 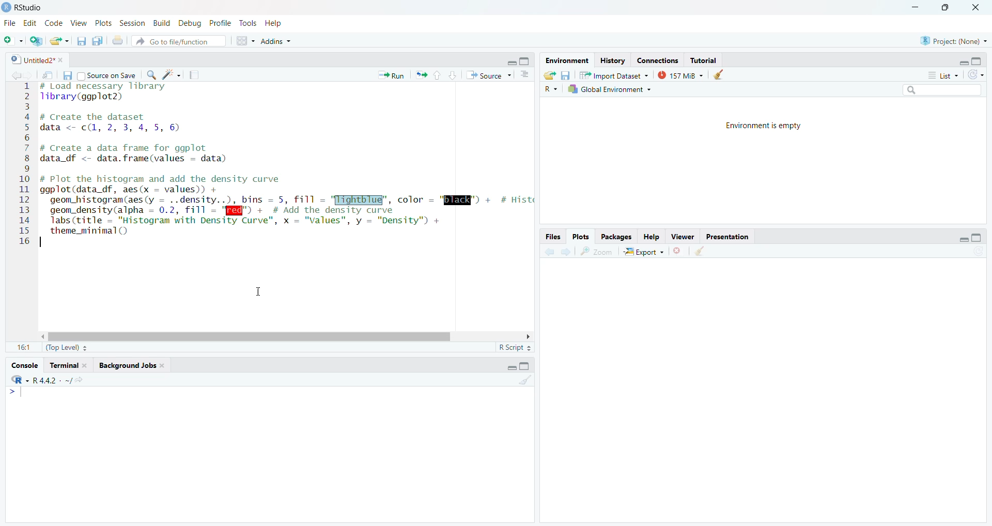 What do you see at coordinates (195, 74) in the screenshot?
I see `compile report` at bounding box center [195, 74].